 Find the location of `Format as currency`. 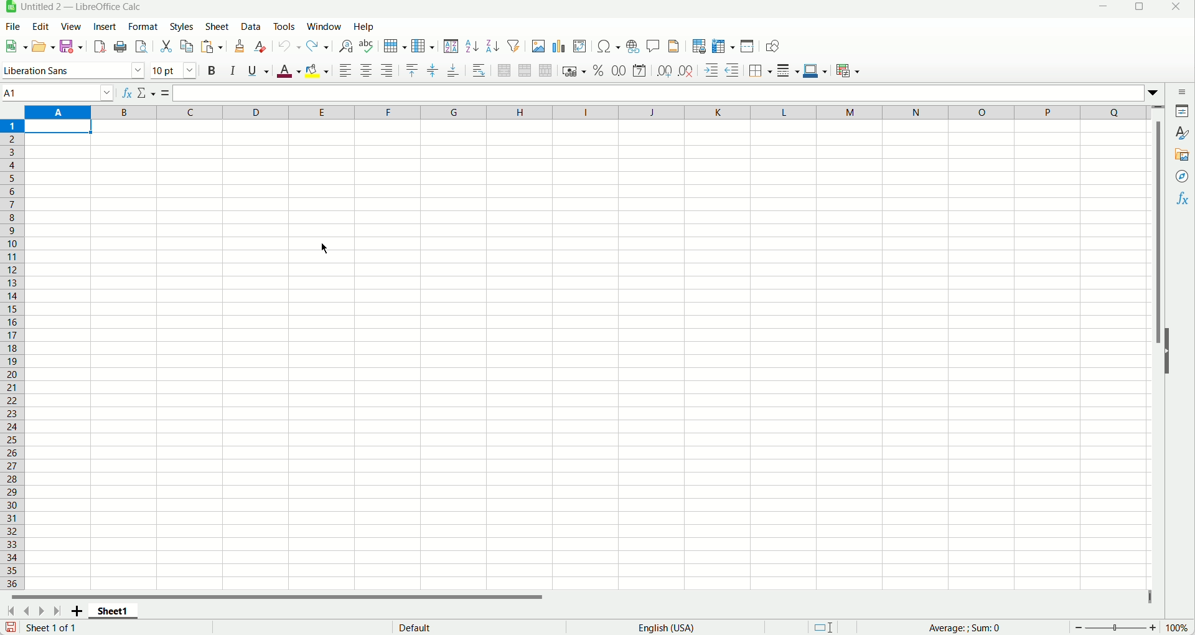

Format as currency is located at coordinates (574, 71).